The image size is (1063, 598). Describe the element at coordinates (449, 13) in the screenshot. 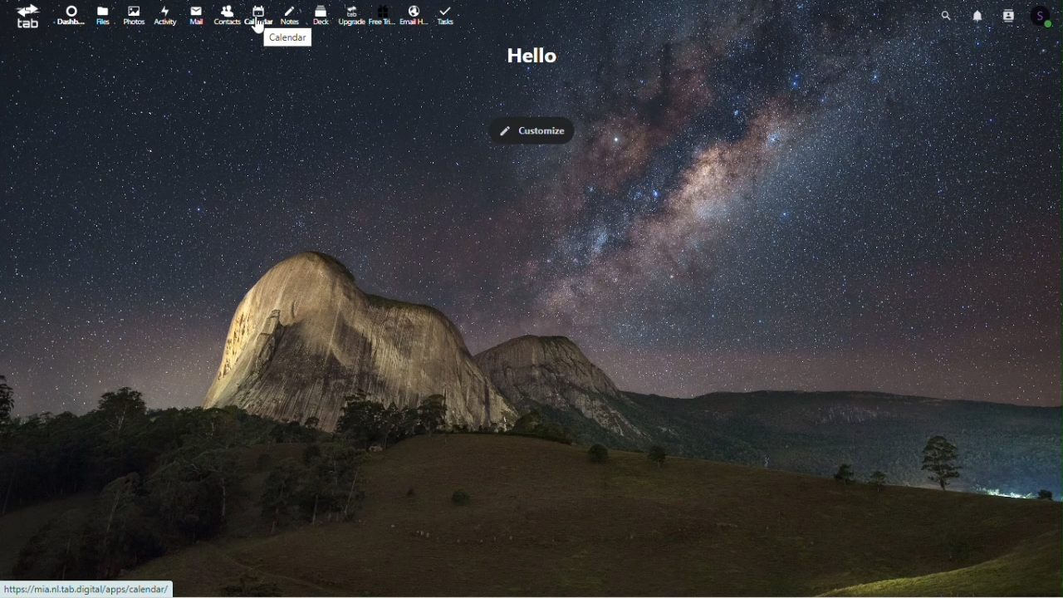

I see `Task` at that location.